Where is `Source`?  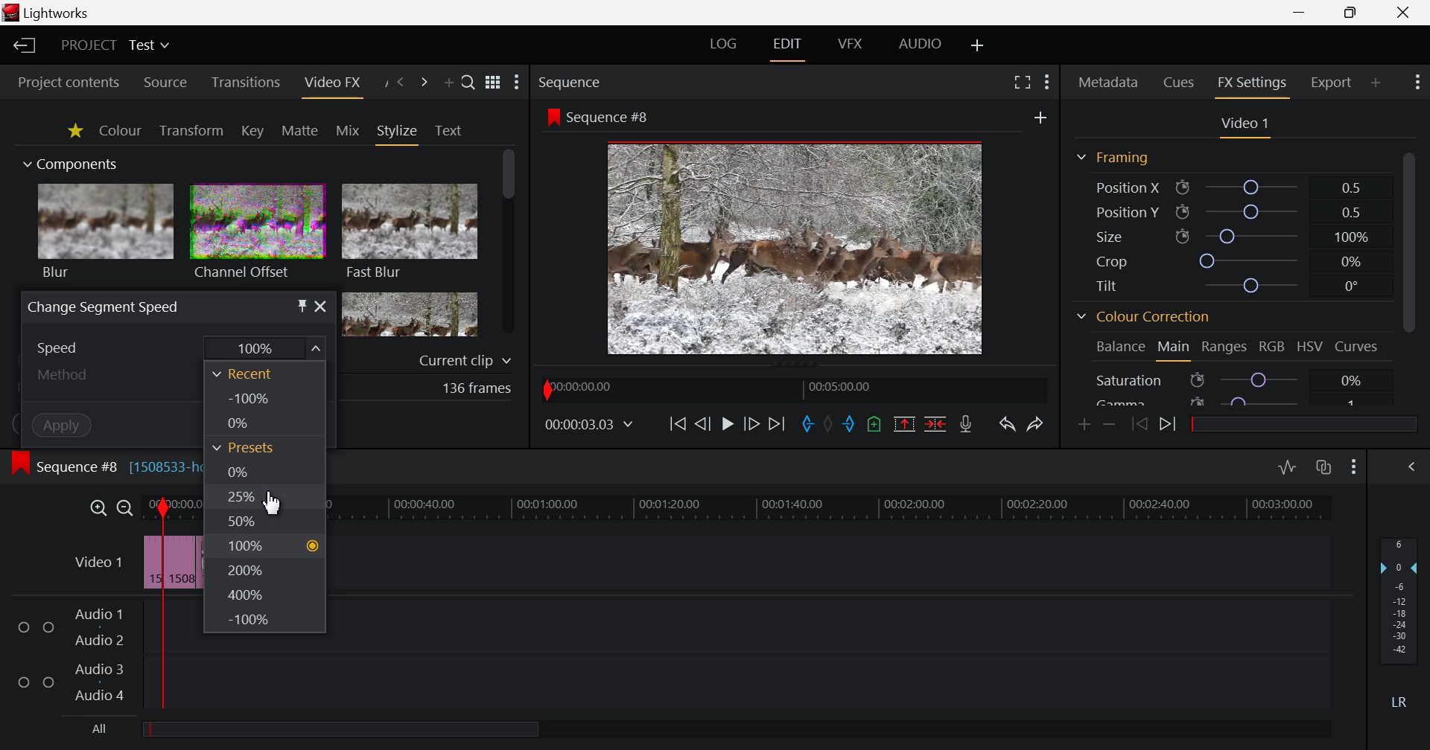
Source is located at coordinates (166, 82).